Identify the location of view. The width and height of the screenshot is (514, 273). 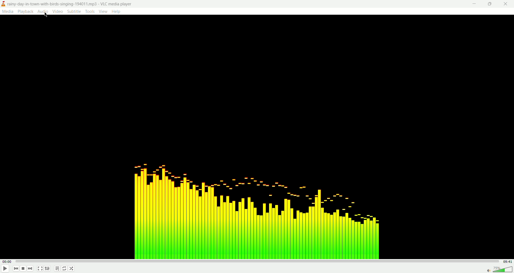
(103, 11).